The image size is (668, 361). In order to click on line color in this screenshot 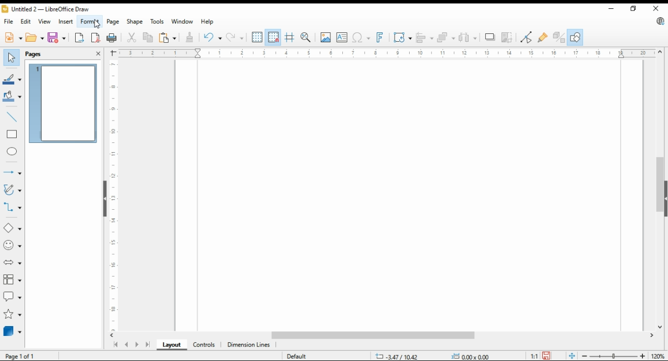, I will do `click(12, 78)`.